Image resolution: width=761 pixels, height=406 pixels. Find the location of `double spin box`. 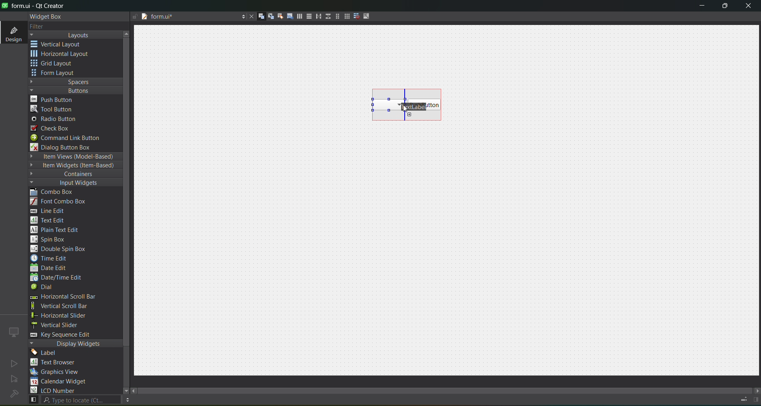

double spin box is located at coordinates (64, 249).